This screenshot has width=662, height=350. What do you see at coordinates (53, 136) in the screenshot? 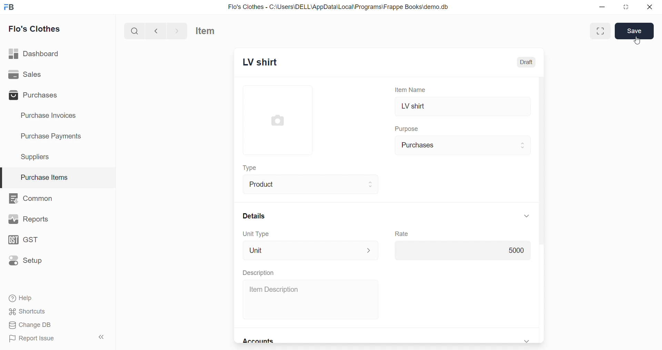
I see `Purchase Payments` at bounding box center [53, 136].